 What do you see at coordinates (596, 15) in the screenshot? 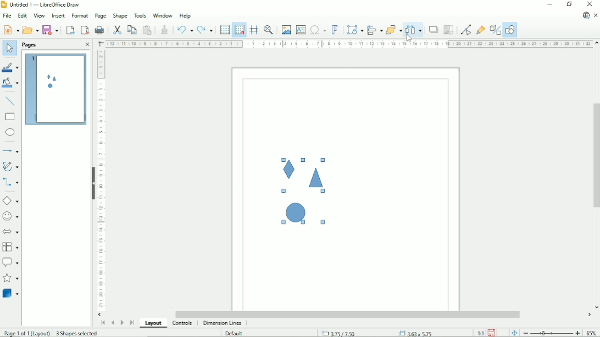
I see `Close document` at bounding box center [596, 15].